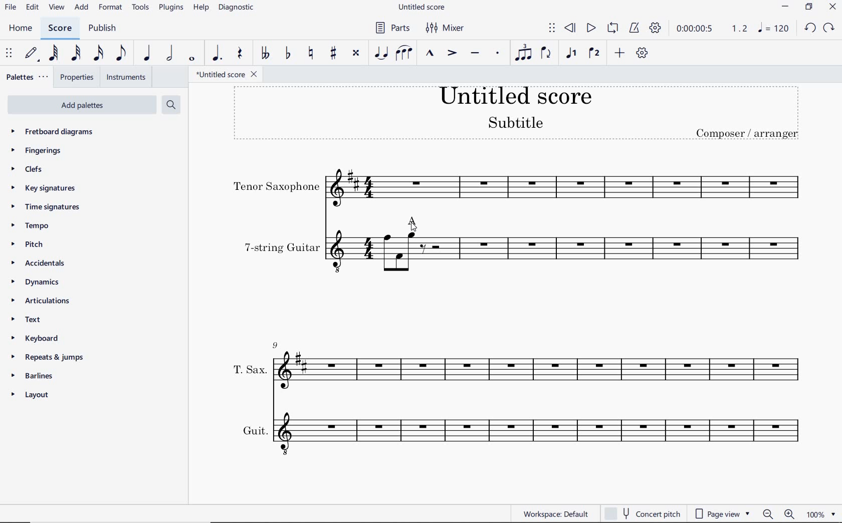  I want to click on SCORE, so click(61, 28).